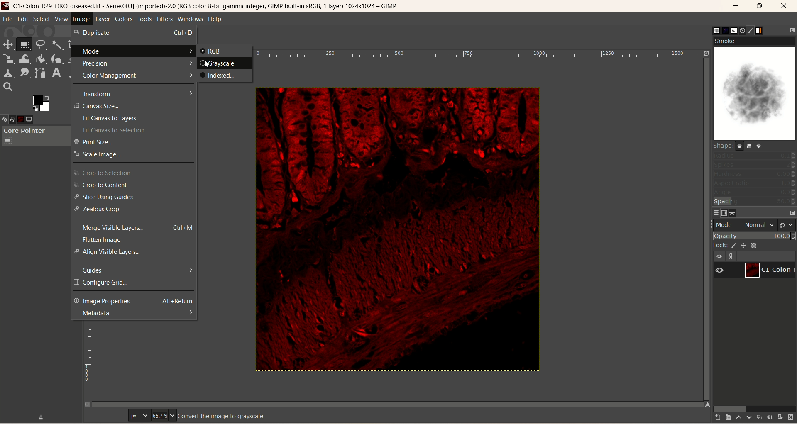 The height and width of the screenshot is (424, 797). What do you see at coordinates (135, 119) in the screenshot?
I see `fit canvas to layers` at bounding box center [135, 119].